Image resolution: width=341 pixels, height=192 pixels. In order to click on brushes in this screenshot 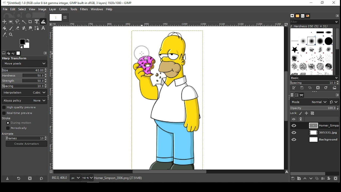, I will do `click(312, 51)`.